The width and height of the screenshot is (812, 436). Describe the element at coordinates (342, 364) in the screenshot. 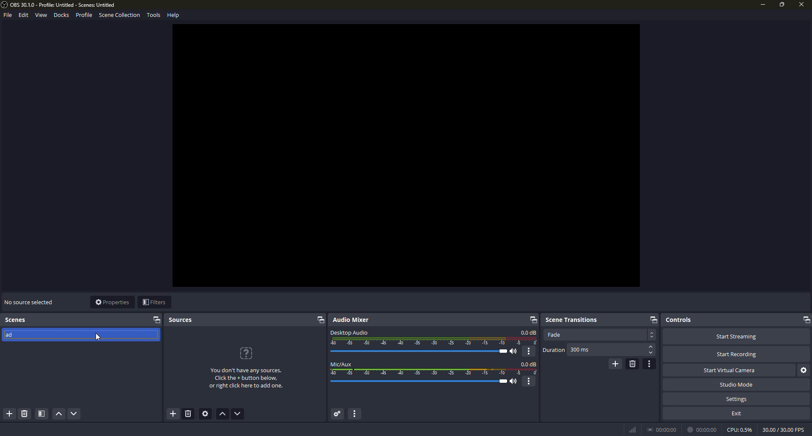

I see `mic/aux` at that location.